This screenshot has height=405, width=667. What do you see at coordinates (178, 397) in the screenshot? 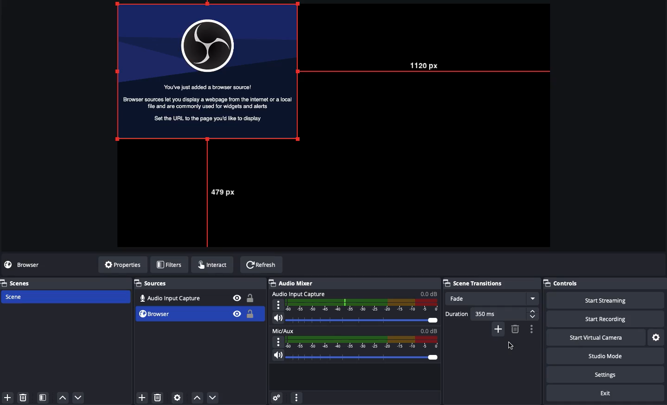
I see `Source preferences` at bounding box center [178, 397].